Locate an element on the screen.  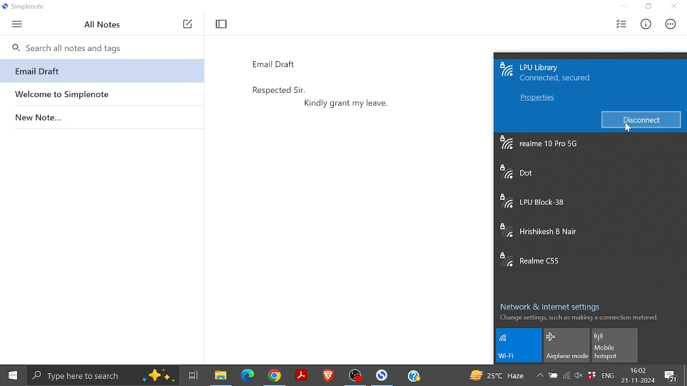
Language is located at coordinates (610, 376).